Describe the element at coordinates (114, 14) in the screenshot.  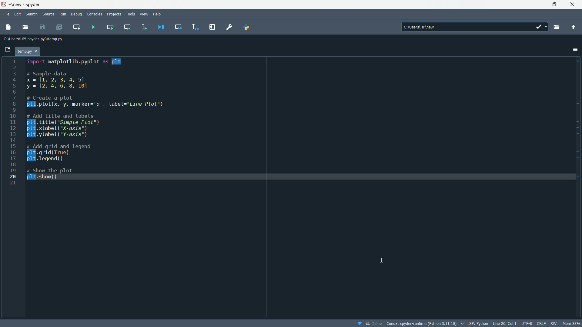
I see `projects` at that location.